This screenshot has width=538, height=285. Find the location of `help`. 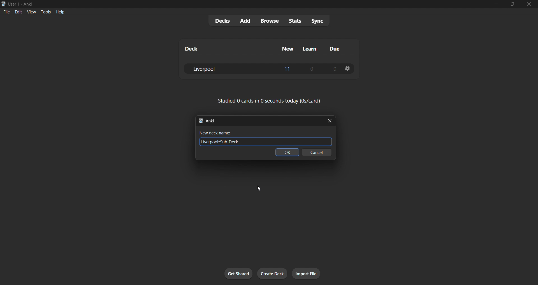

help is located at coordinates (61, 12).